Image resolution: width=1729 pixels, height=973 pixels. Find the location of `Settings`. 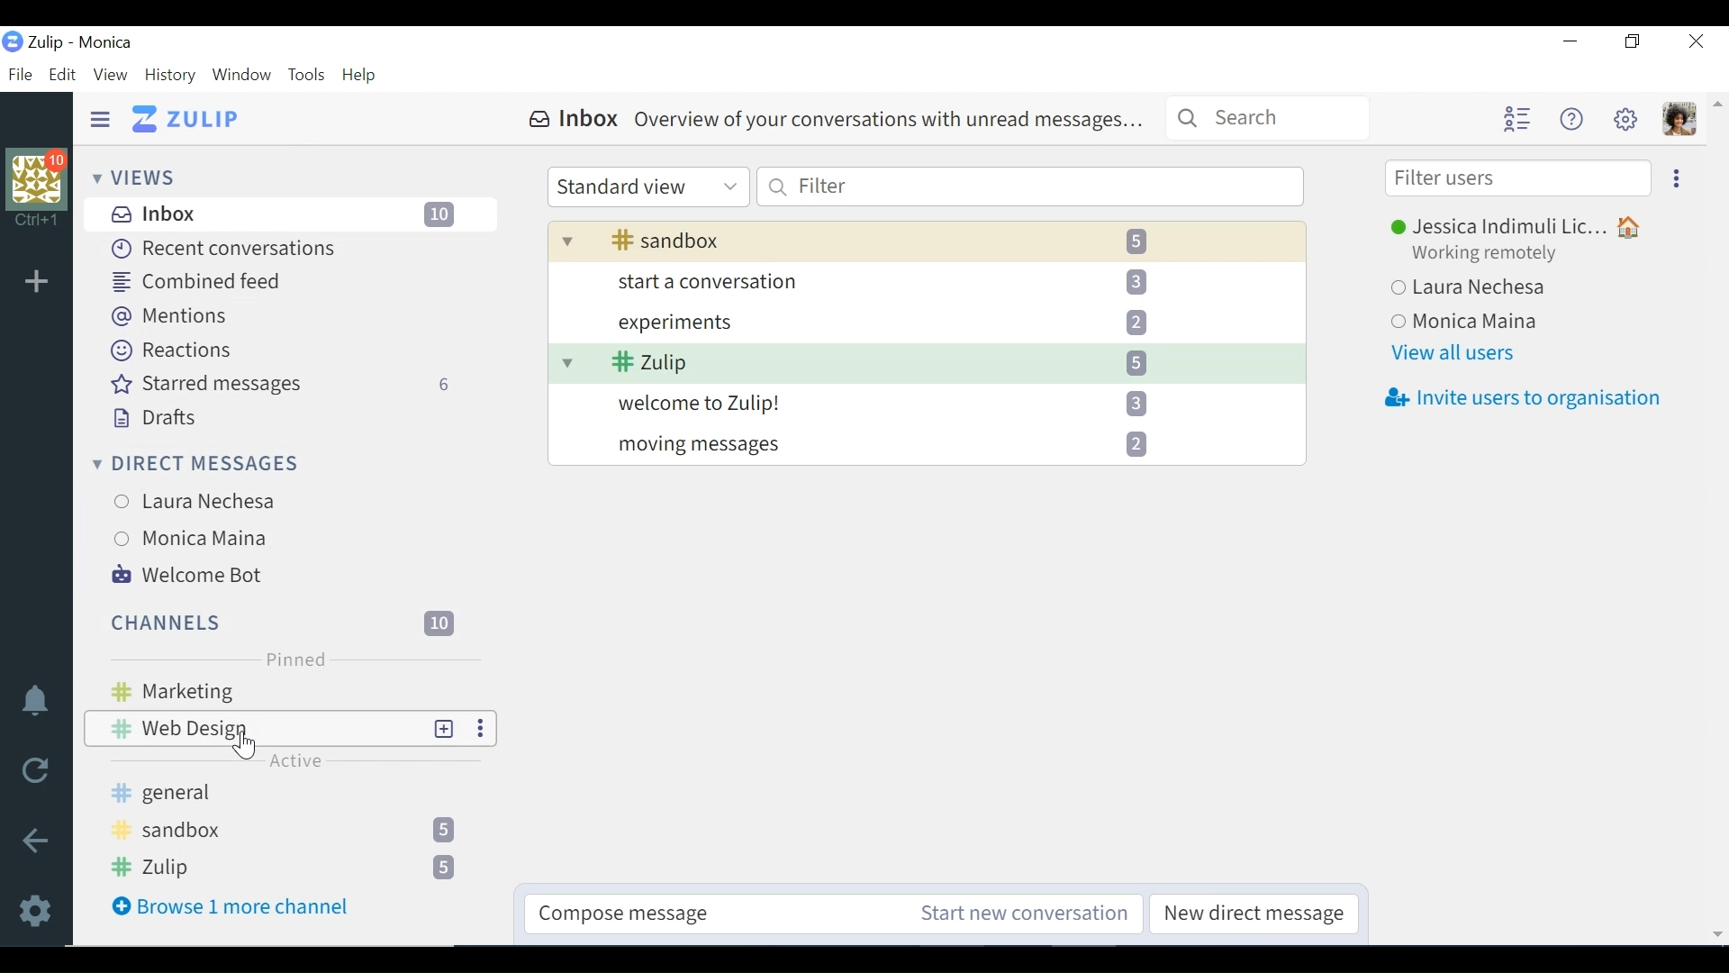

Settings is located at coordinates (39, 908).